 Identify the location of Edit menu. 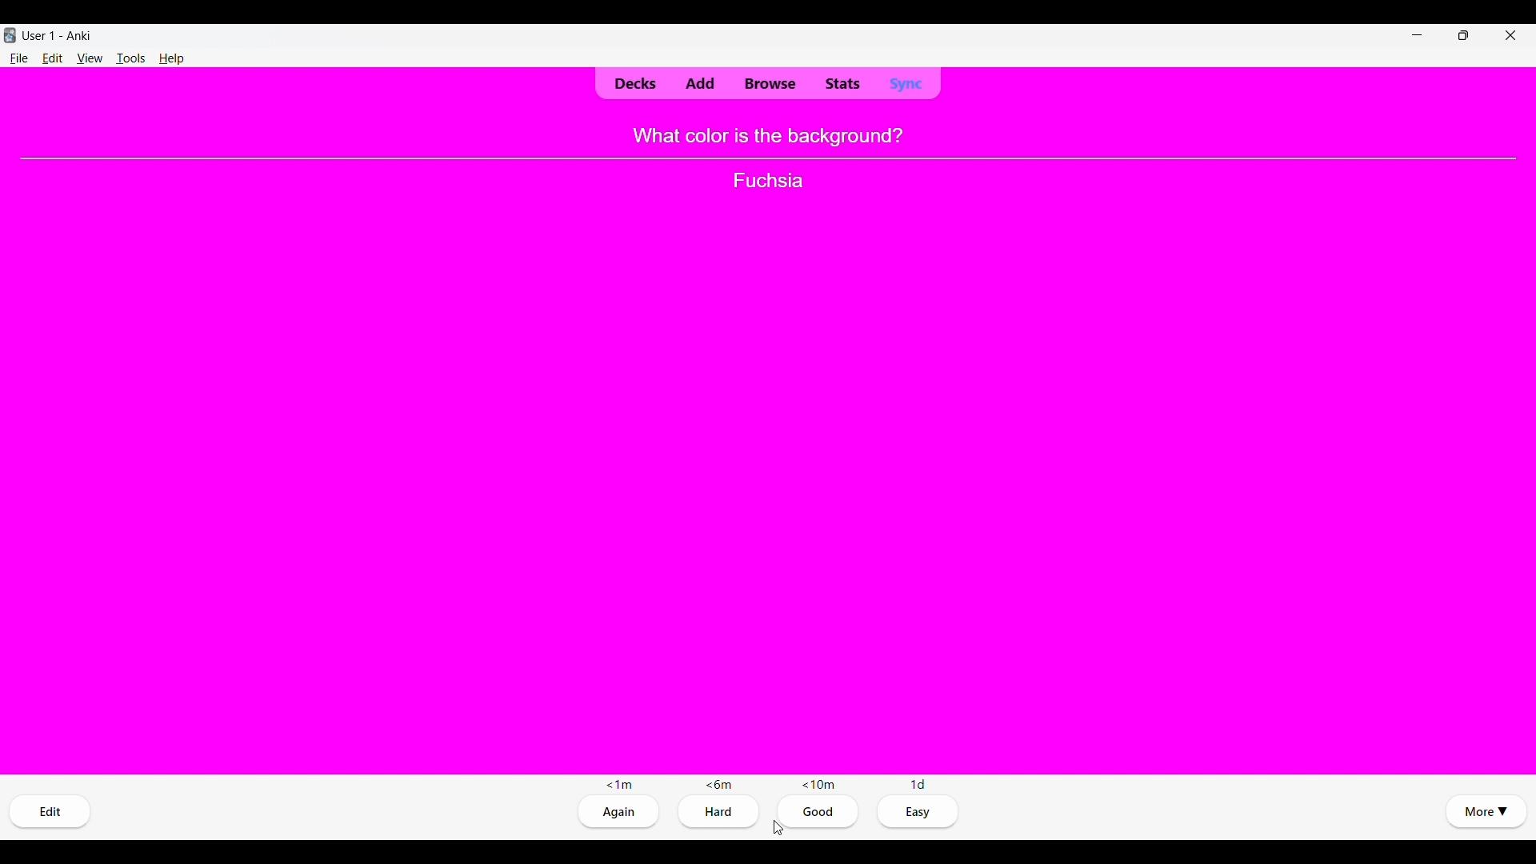
(53, 58).